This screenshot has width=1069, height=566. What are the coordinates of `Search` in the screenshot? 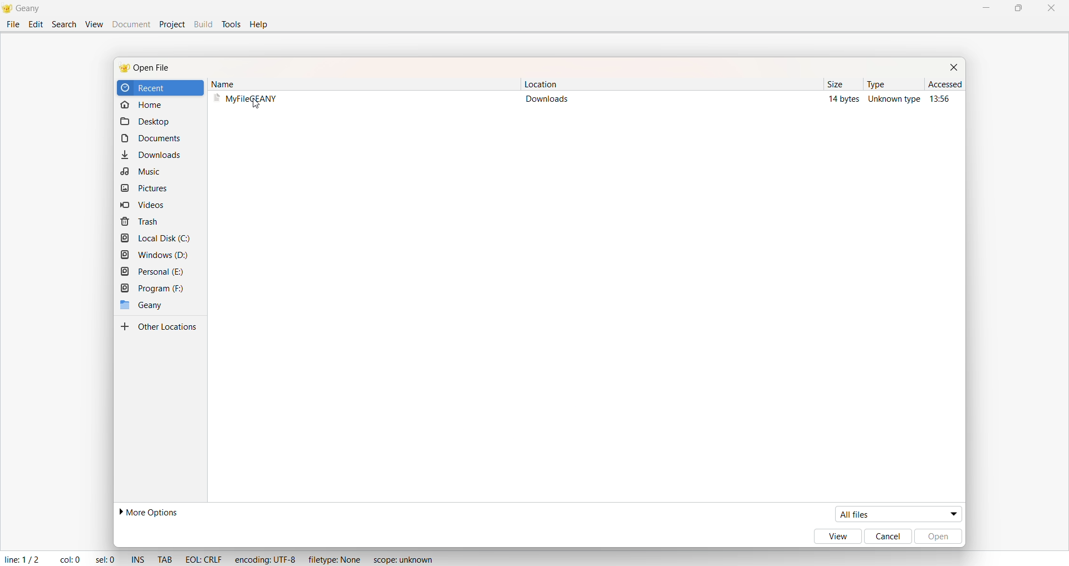 It's located at (64, 26).